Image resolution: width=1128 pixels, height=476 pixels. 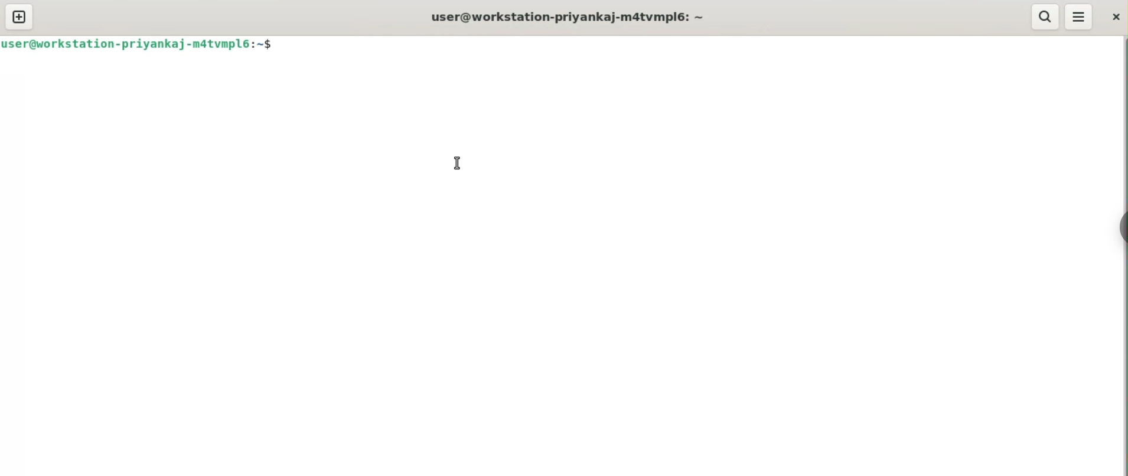 I want to click on cursor, so click(x=458, y=163).